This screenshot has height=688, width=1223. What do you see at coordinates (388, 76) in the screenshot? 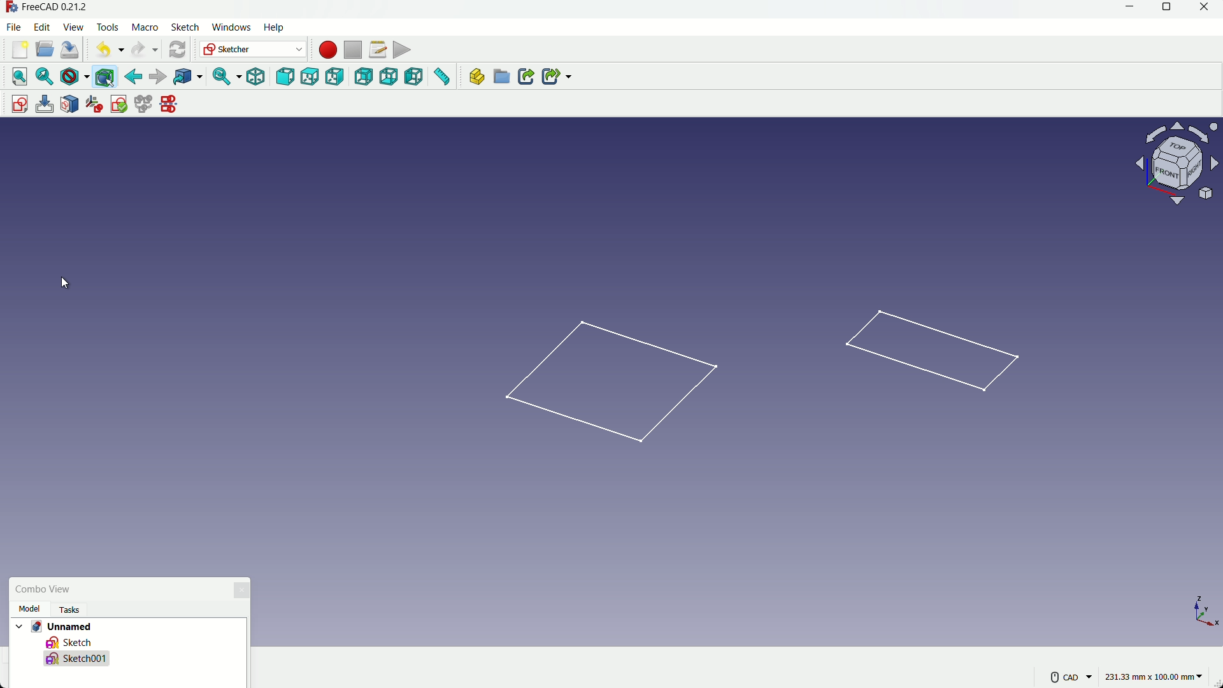
I see `bottom view` at bounding box center [388, 76].